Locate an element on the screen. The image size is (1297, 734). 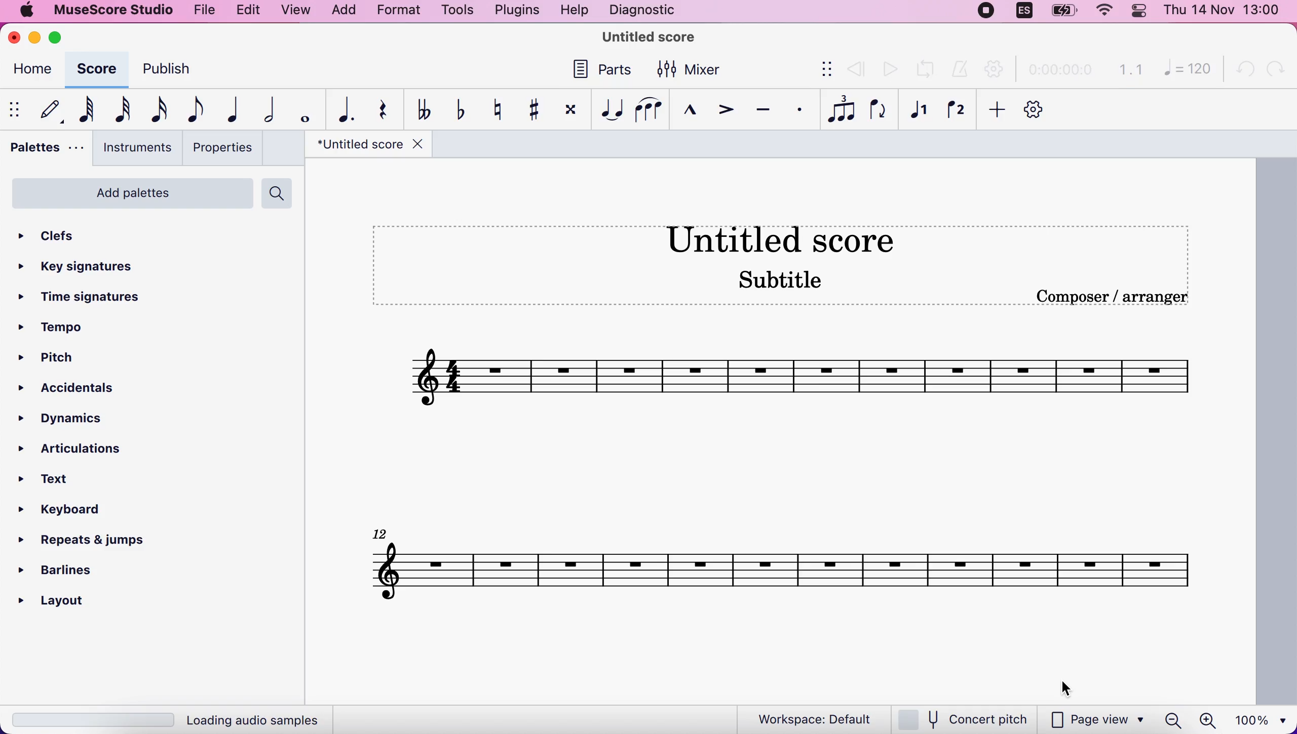
staccato is located at coordinates (796, 113).